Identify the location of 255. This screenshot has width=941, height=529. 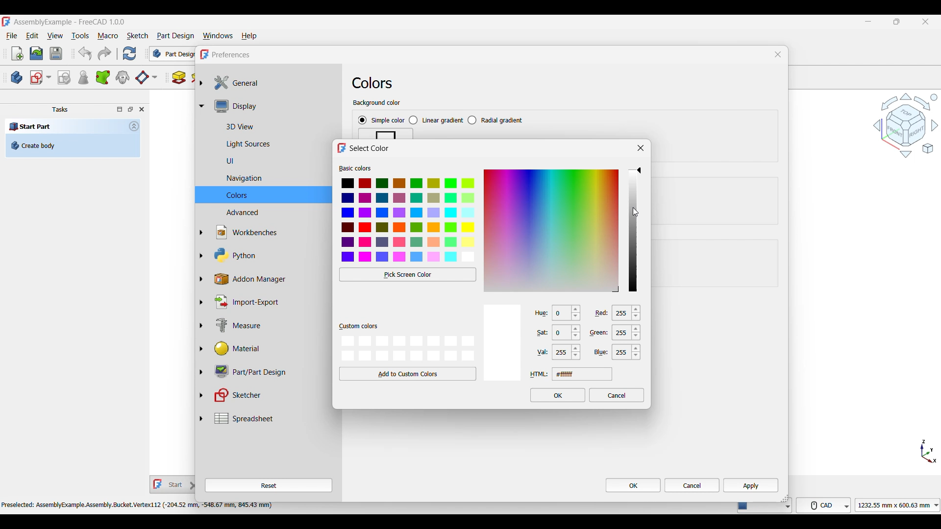
(627, 353).